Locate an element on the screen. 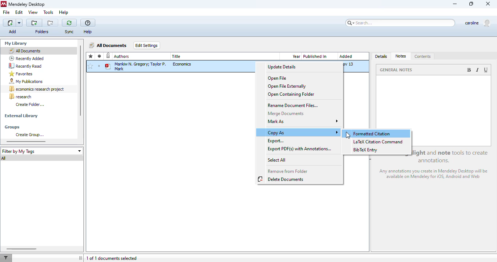 This screenshot has width=497, height=262. all documents is located at coordinates (108, 45).